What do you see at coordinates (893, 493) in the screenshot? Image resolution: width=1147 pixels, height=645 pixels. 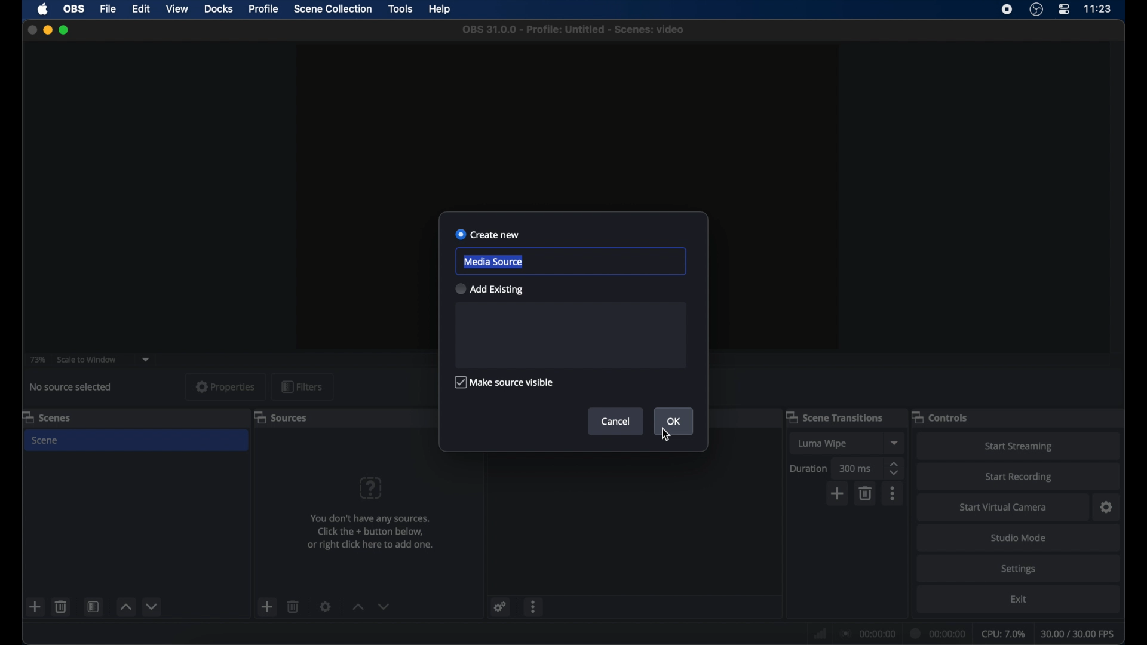 I see `more options` at bounding box center [893, 493].